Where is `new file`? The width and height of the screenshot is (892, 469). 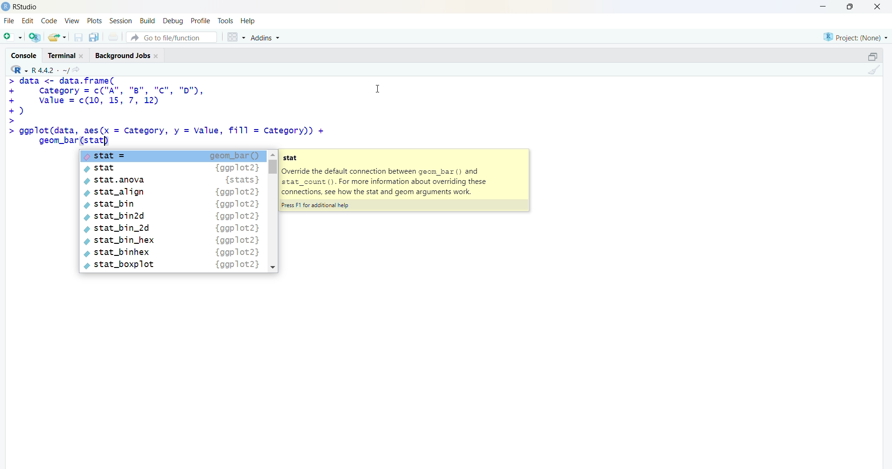 new file is located at coordinates (13, 36).